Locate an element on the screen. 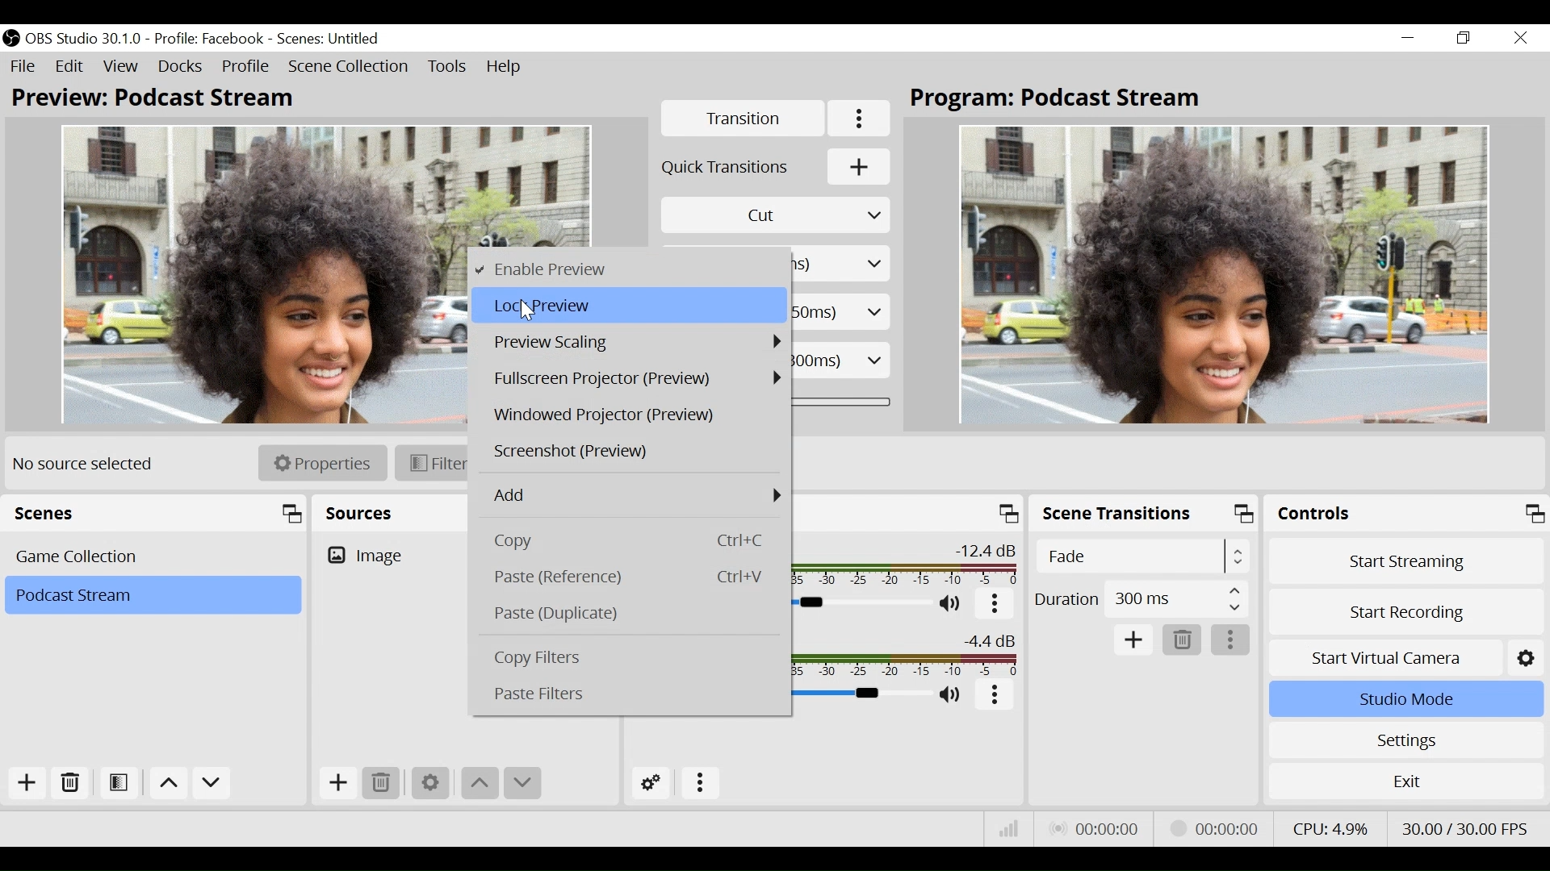 The width and height of the screenshot is (1550, 871). Enable Preview is located at coordinates (628, 269).